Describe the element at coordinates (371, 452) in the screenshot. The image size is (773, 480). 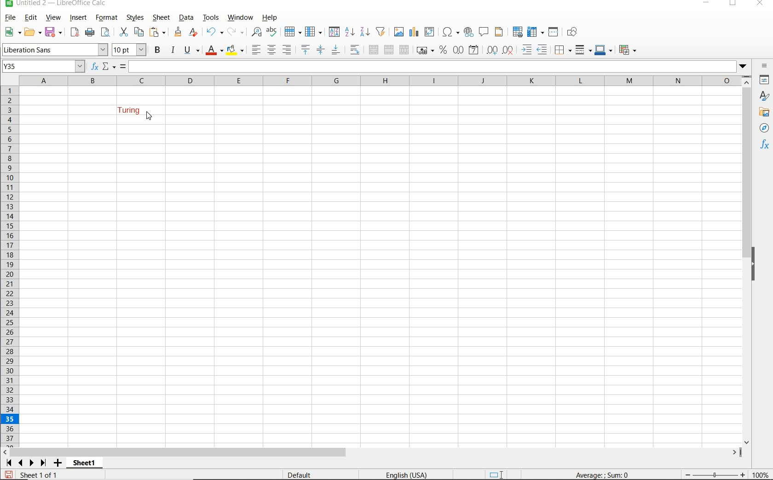
I see `SCROLLBAR` at that location.